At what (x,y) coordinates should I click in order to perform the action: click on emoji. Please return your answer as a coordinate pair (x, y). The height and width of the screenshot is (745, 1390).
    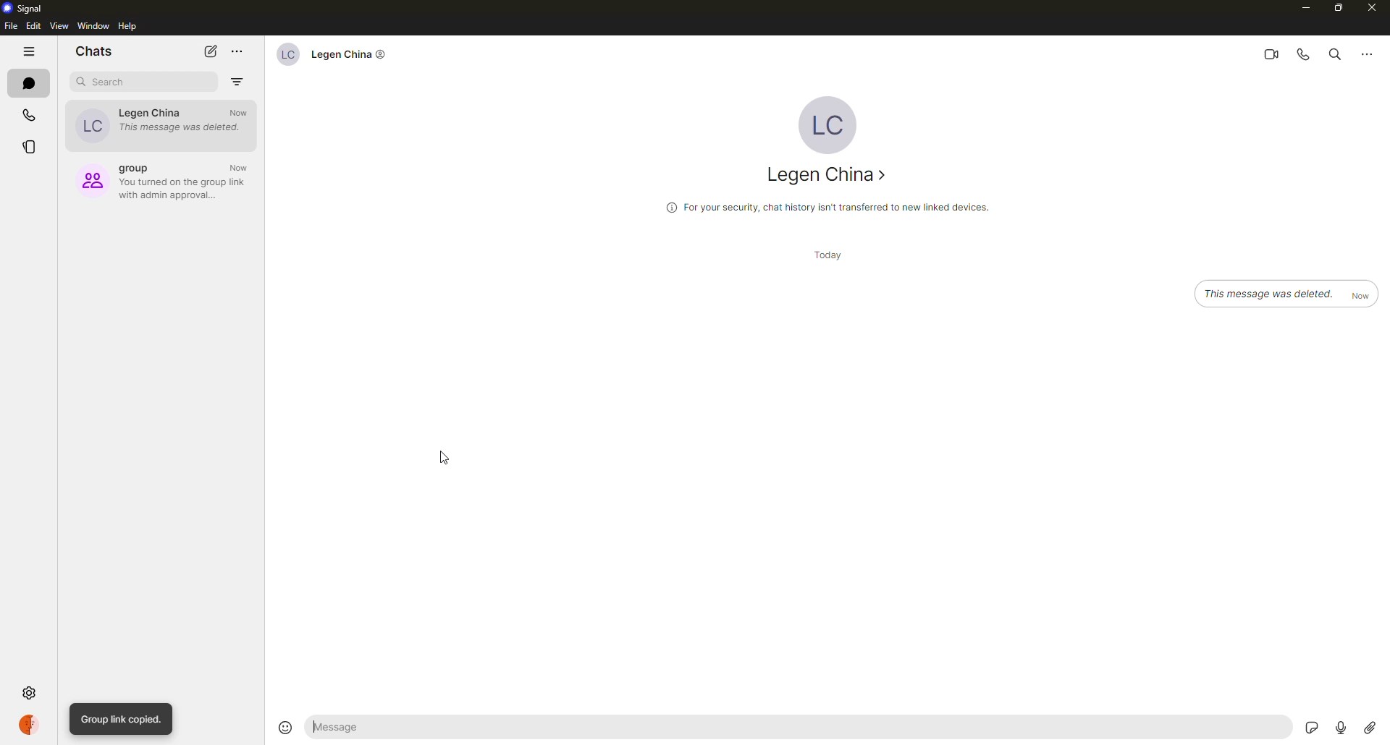
    Looking at the image, I should click on (285, 727).